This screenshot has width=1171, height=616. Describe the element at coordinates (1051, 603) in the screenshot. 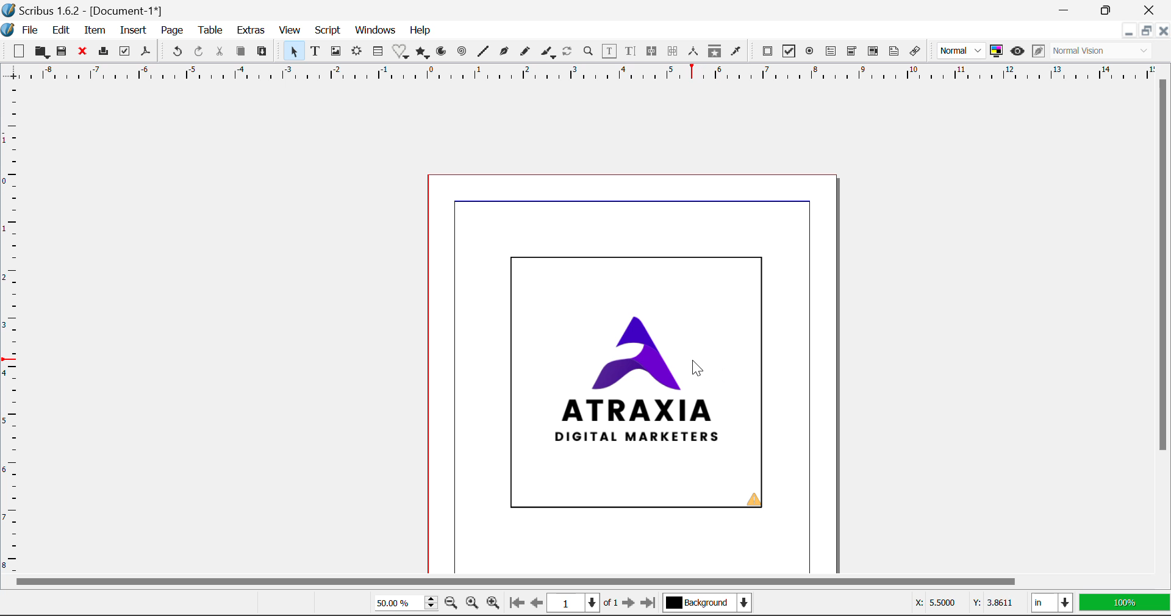

I see `in` at that location.